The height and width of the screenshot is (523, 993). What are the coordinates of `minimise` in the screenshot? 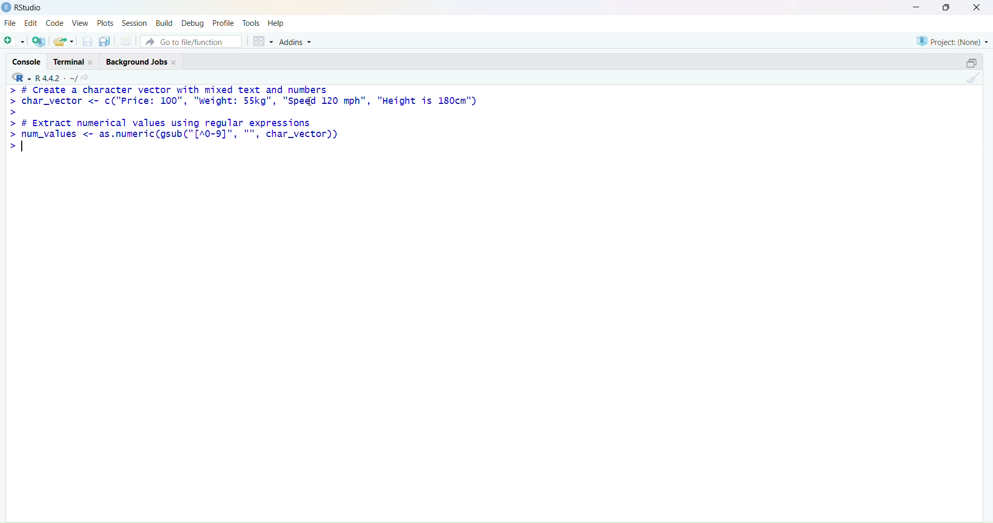 It's located at (917, 7).